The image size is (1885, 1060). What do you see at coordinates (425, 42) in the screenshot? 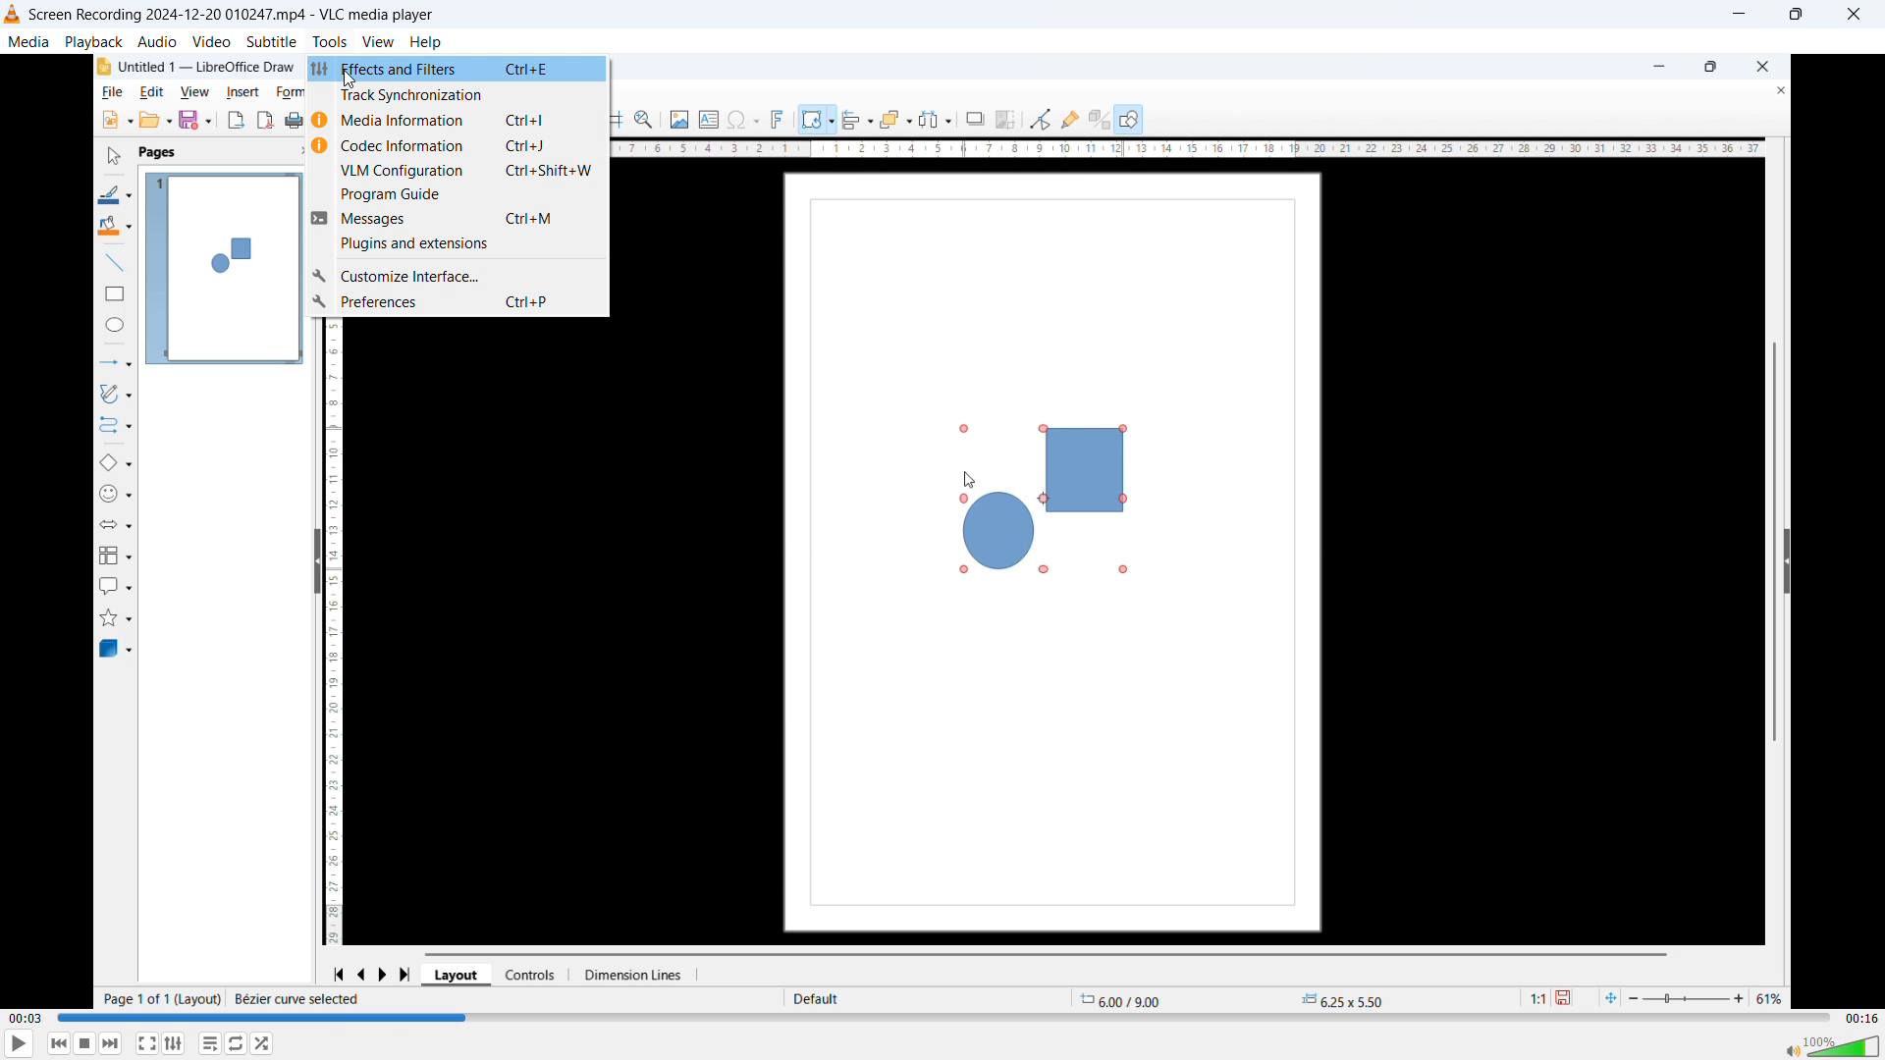
I see `help` at bounding box center [425, 42].